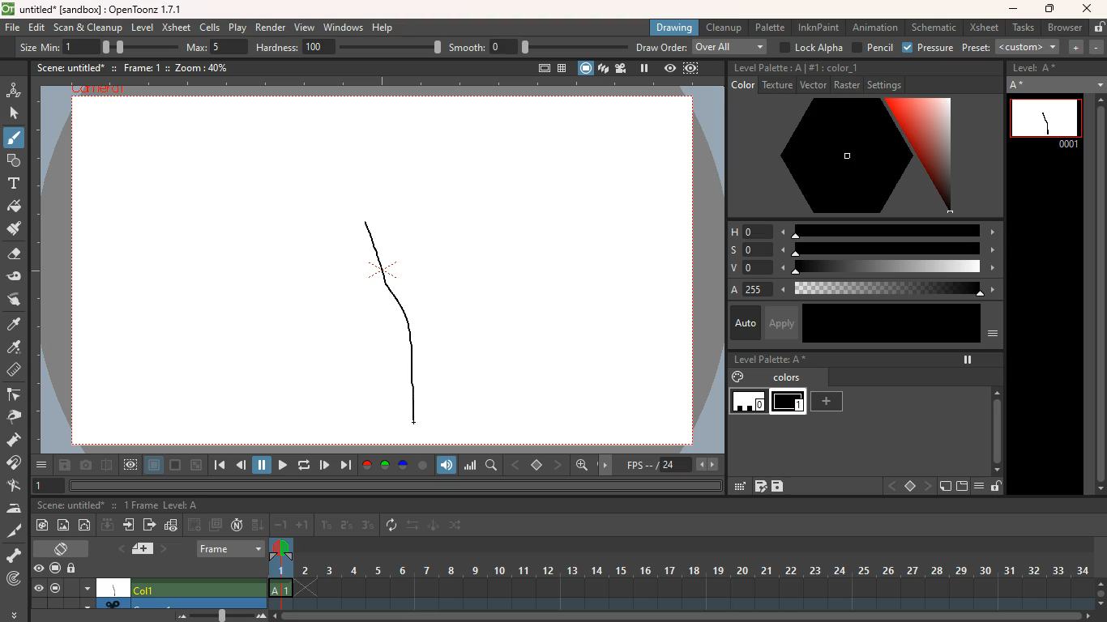 This screenshot has height=622, width=1107. What do you see at coordinates (891, 249) in the screenshot?
I see `scale` at bounding box center [891, 249].